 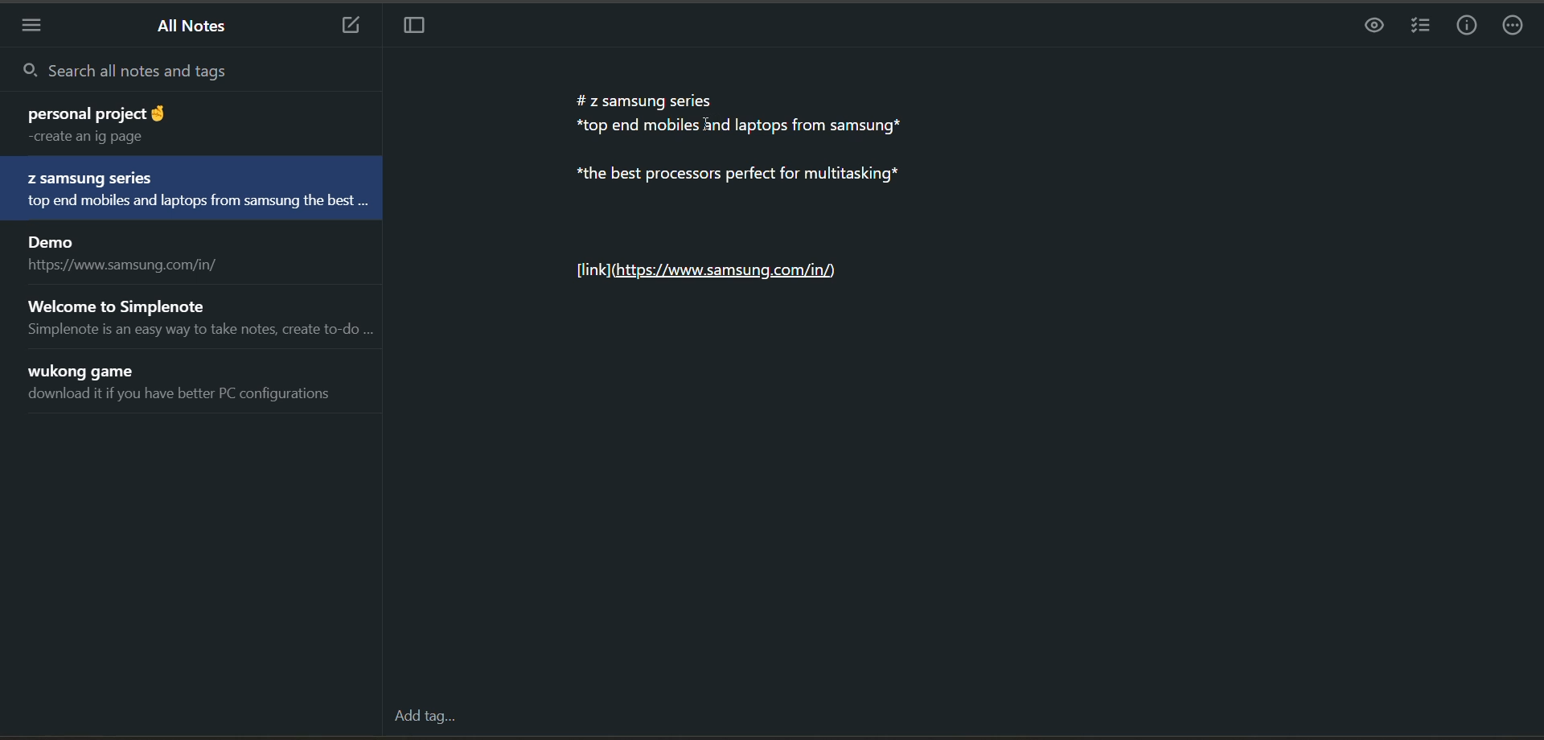 I want to click on actions, so click(x=1514, y=29).